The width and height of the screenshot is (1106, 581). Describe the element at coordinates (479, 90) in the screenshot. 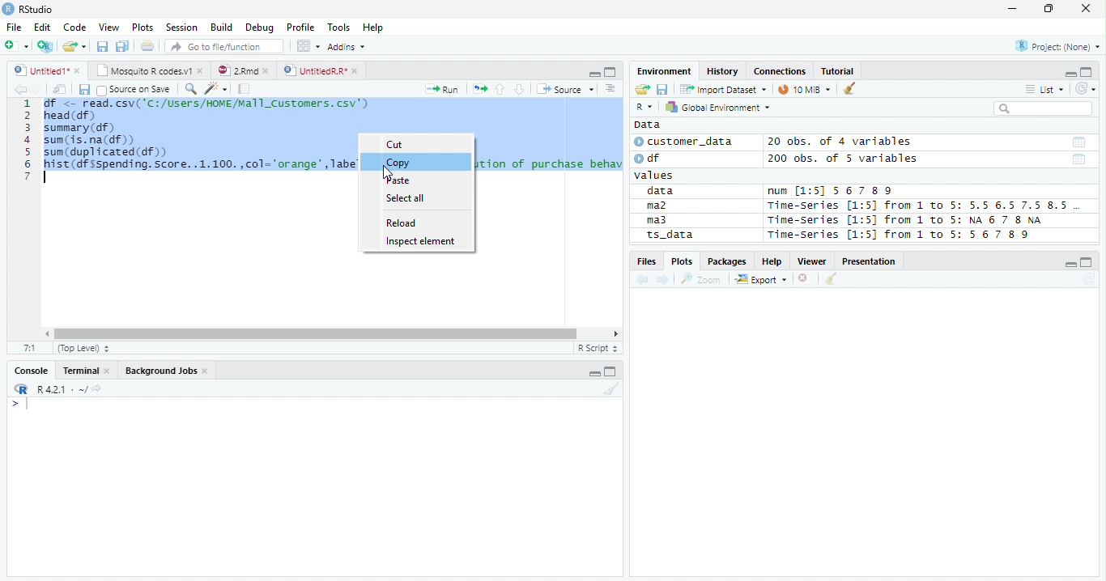

I see `Re-run` at that location.